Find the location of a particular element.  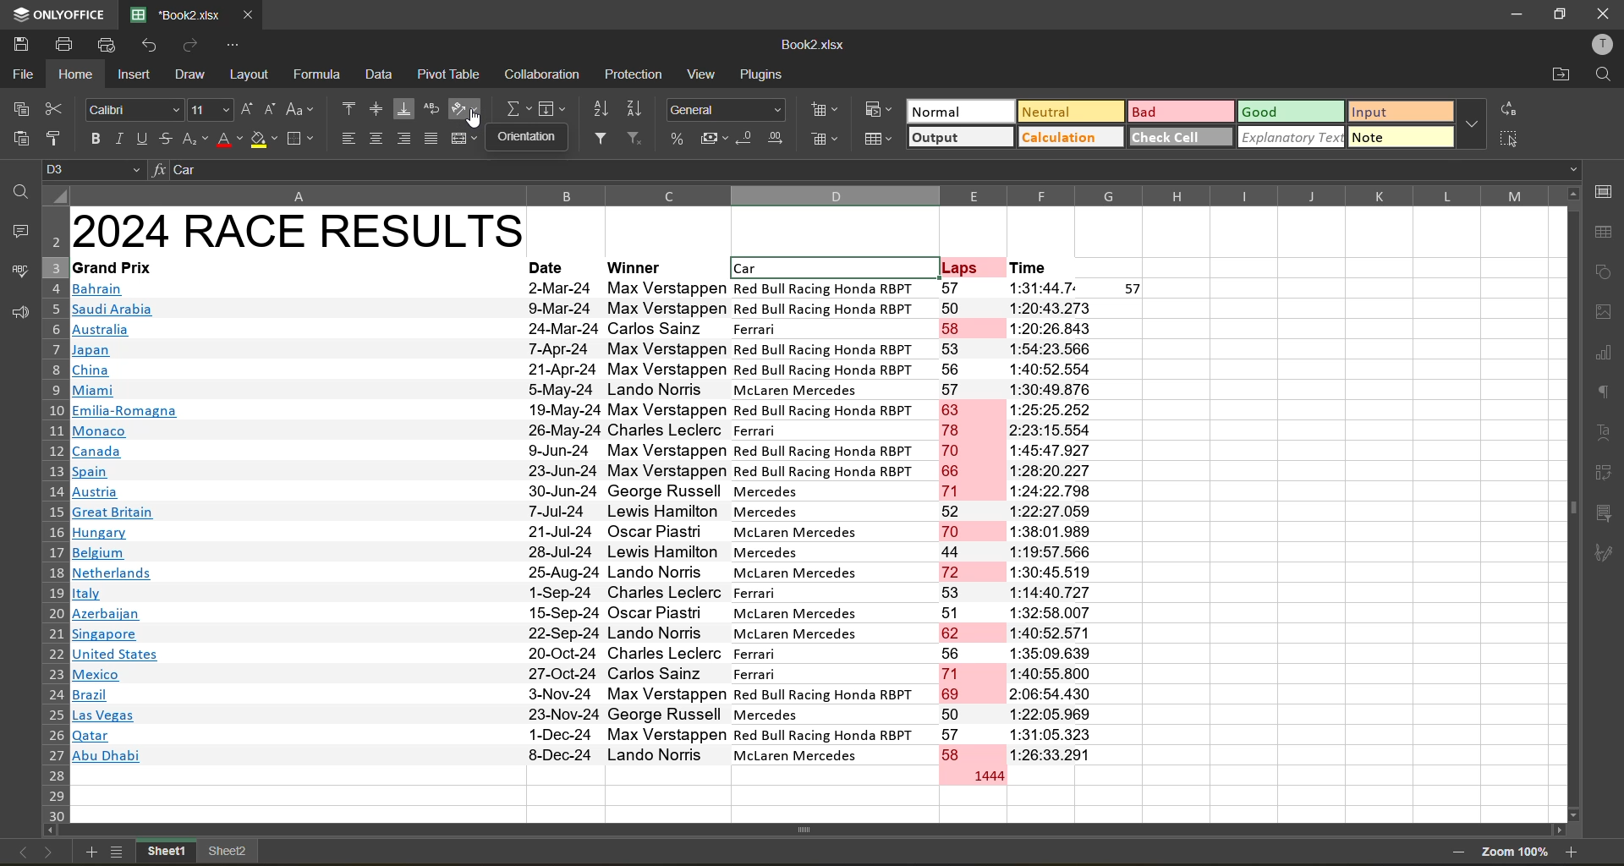

print is located at coordinates (60, 45).